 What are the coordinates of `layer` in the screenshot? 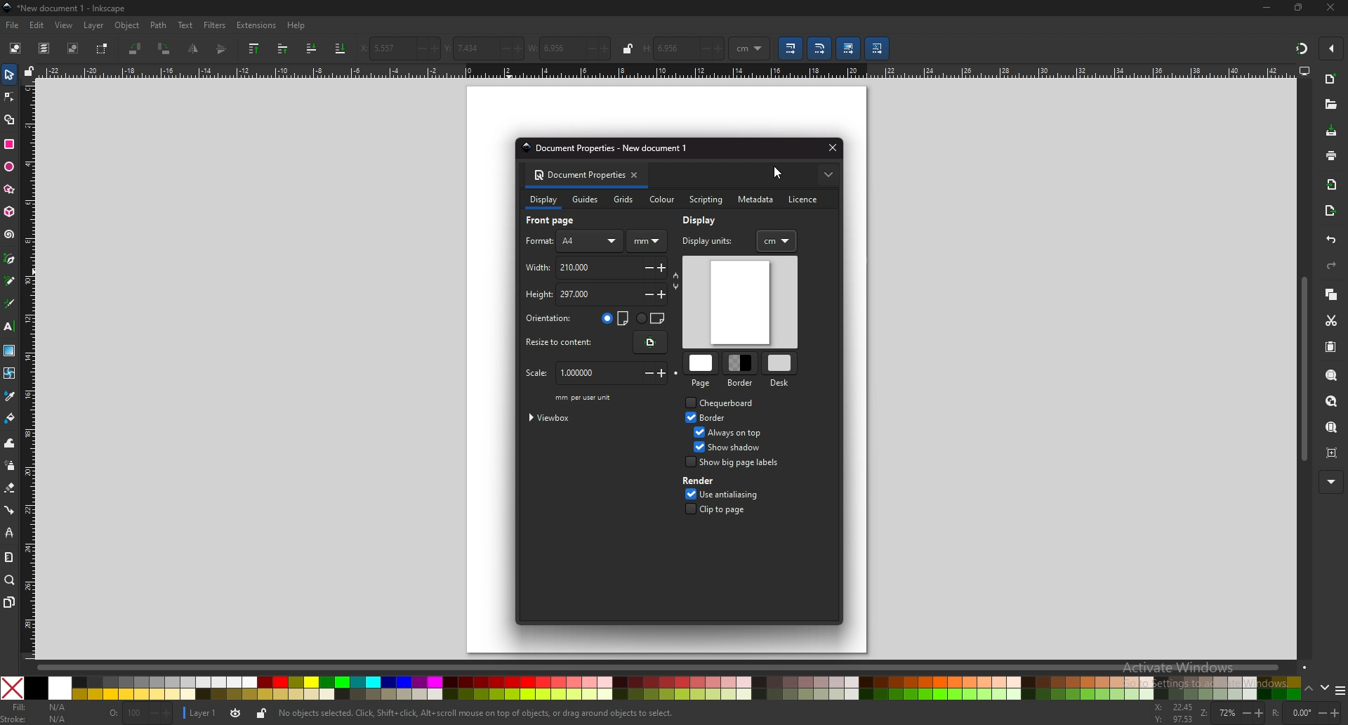 It's located at (95, 26).